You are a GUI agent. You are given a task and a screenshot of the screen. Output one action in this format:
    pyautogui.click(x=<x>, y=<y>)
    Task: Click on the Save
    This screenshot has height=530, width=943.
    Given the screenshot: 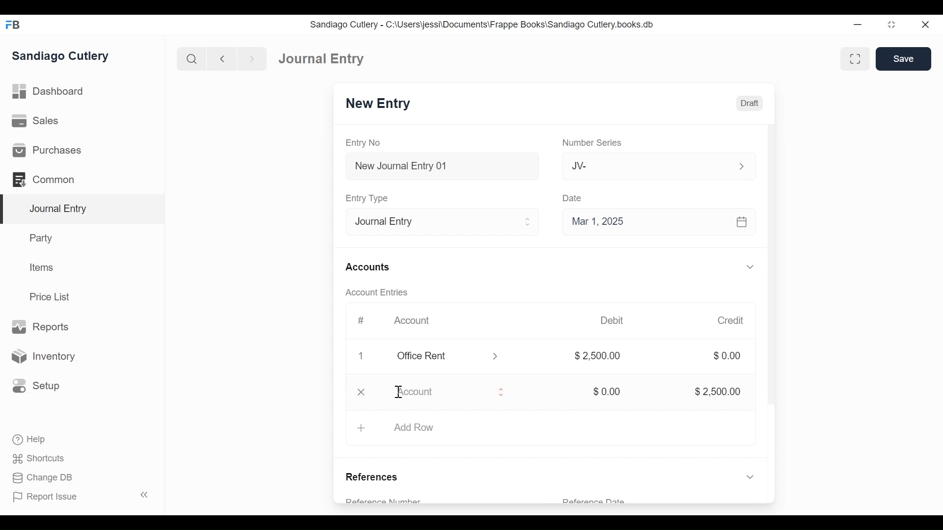 What is the action you would take?
    pyautogui.click(x=904, y=58)
    